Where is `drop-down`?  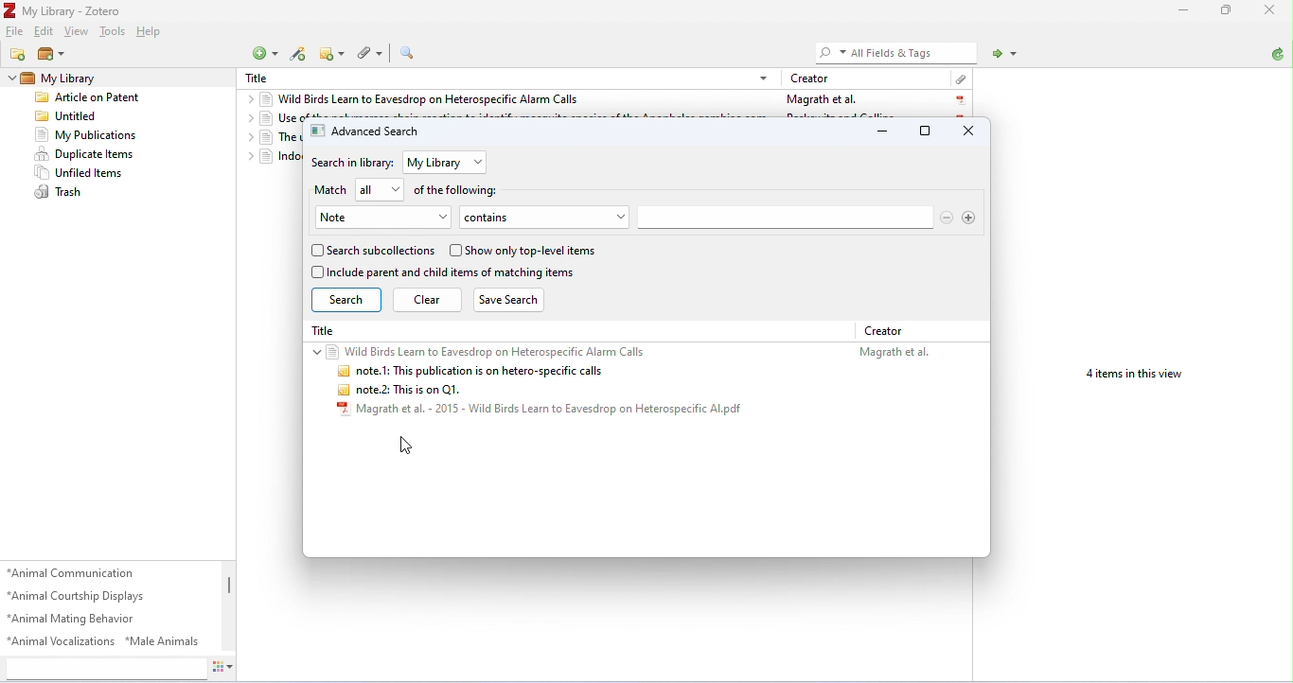 drop-down is located at coordinates (397, 189).